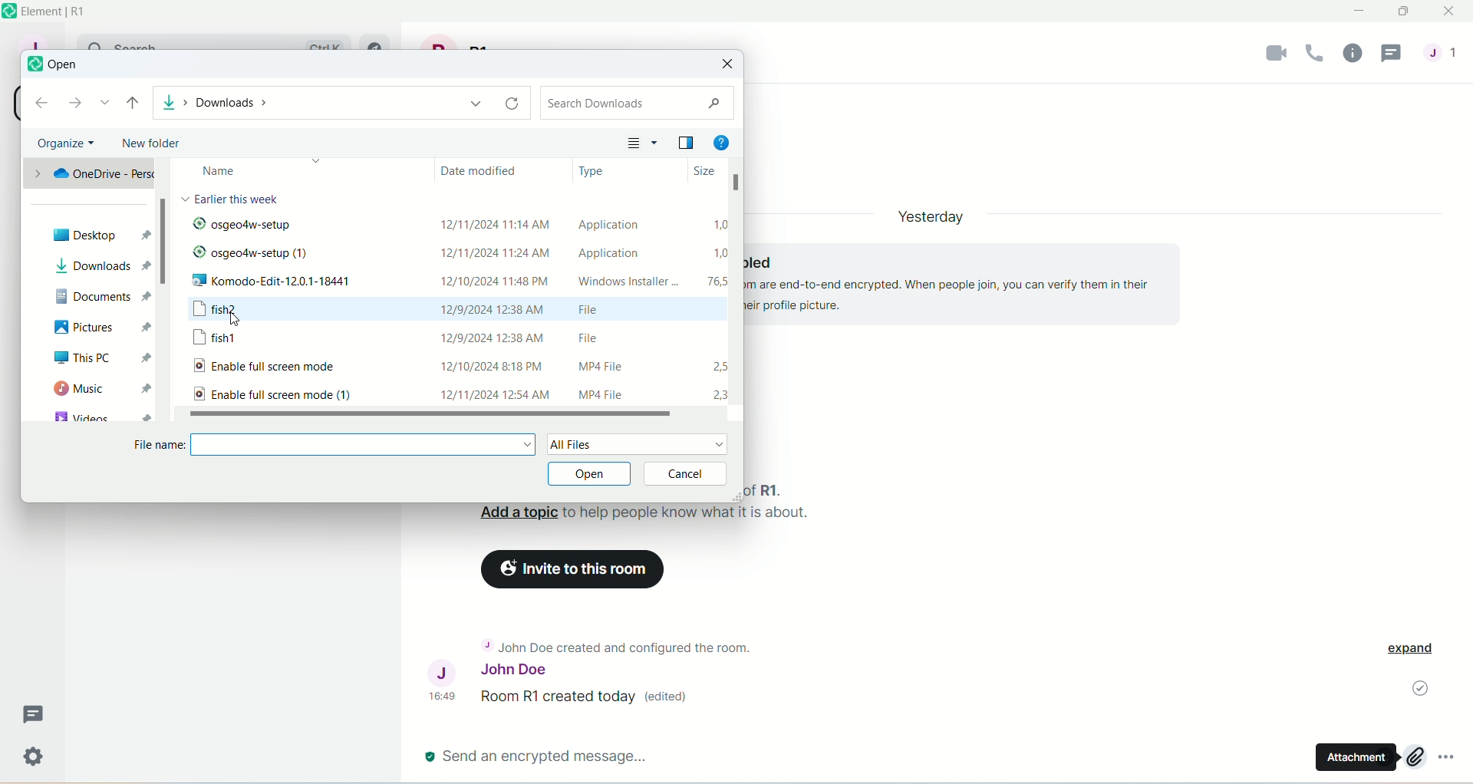 This screenshot has height=784, width=1473. I want to click on 12/11/2024 11:14 AM, so click(496, 219).